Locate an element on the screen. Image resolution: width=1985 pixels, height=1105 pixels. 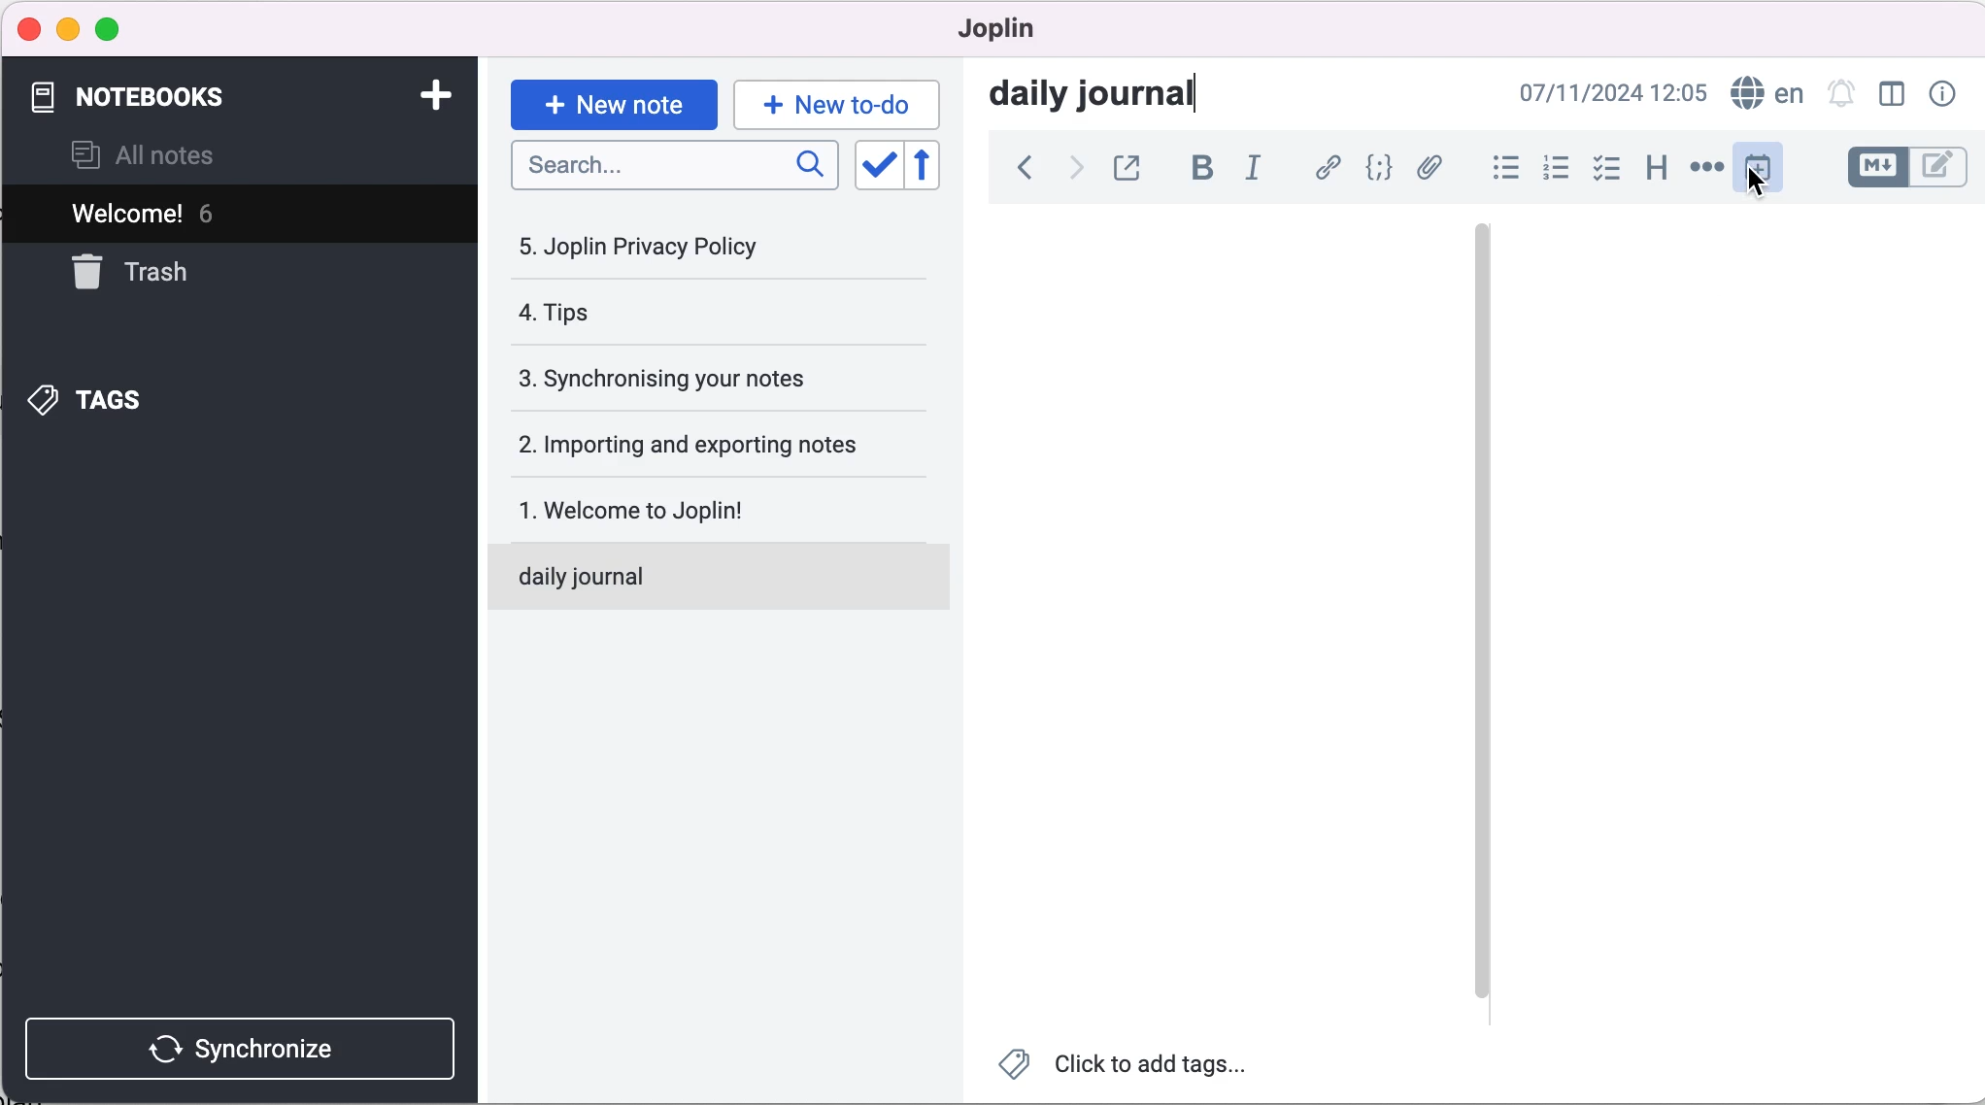
new note is located at coordinates (612, 97).